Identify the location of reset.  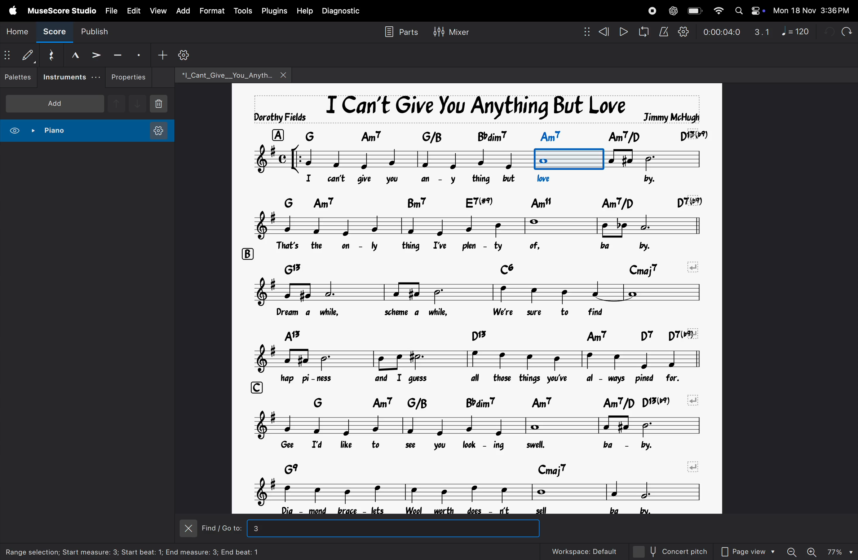
(53, 55).